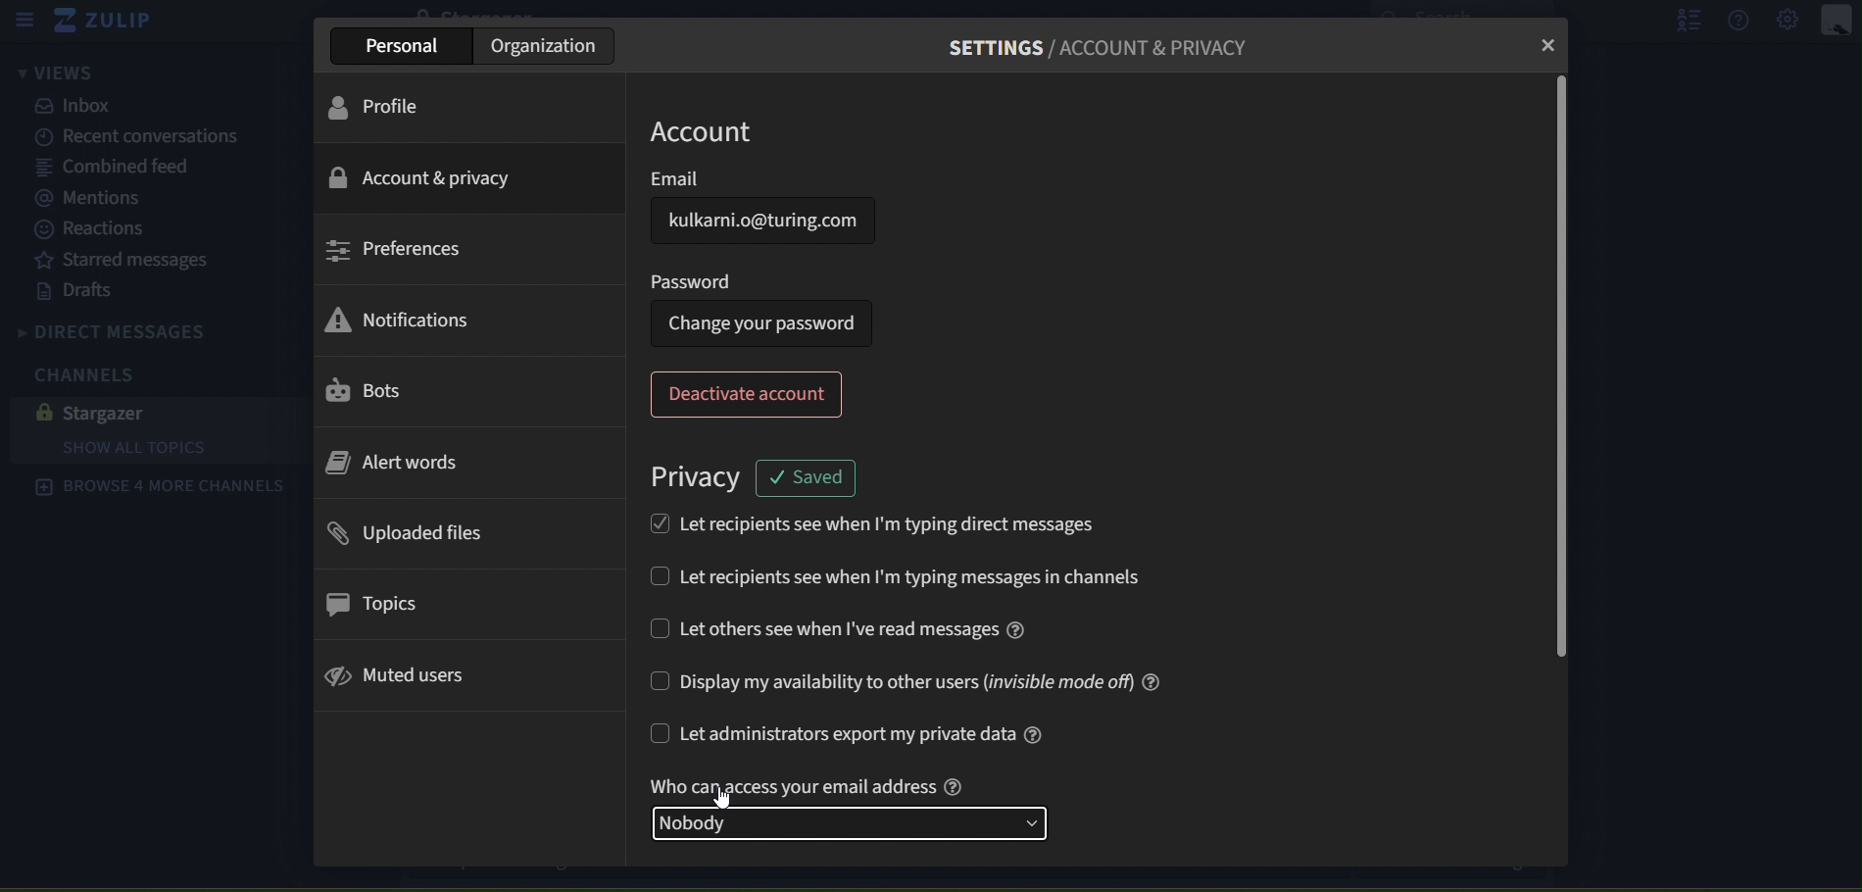 The width and height of the screenshot is (1862, 892). Describe the element at coordinates (727, 796) in the screenshot. I see `cursor` at that location.